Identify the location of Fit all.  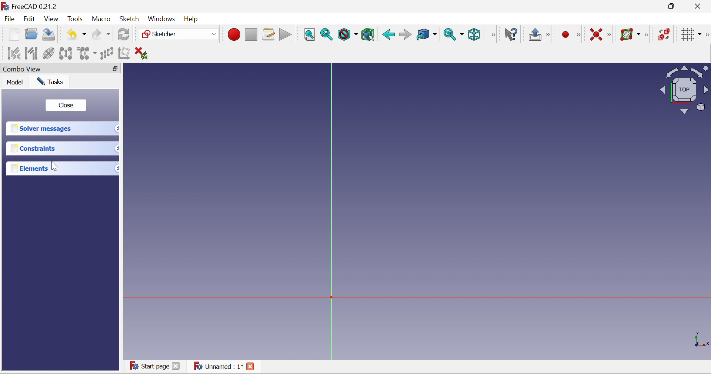
(309, 34).